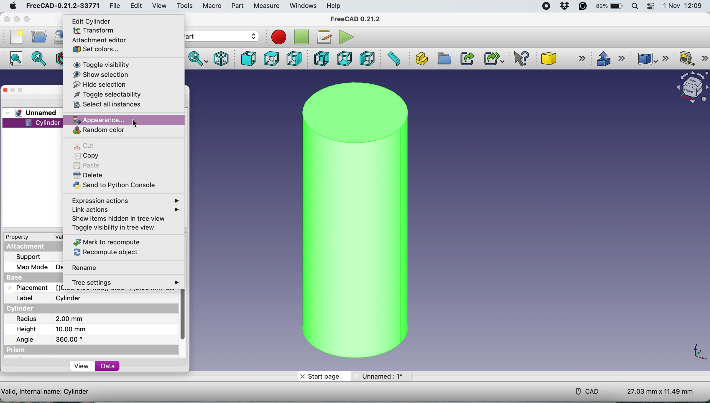 This screenshot has width=710, height=403. Describe the element at coordinates (657, 391) in the screenshot. I see `dimensions` at that location.